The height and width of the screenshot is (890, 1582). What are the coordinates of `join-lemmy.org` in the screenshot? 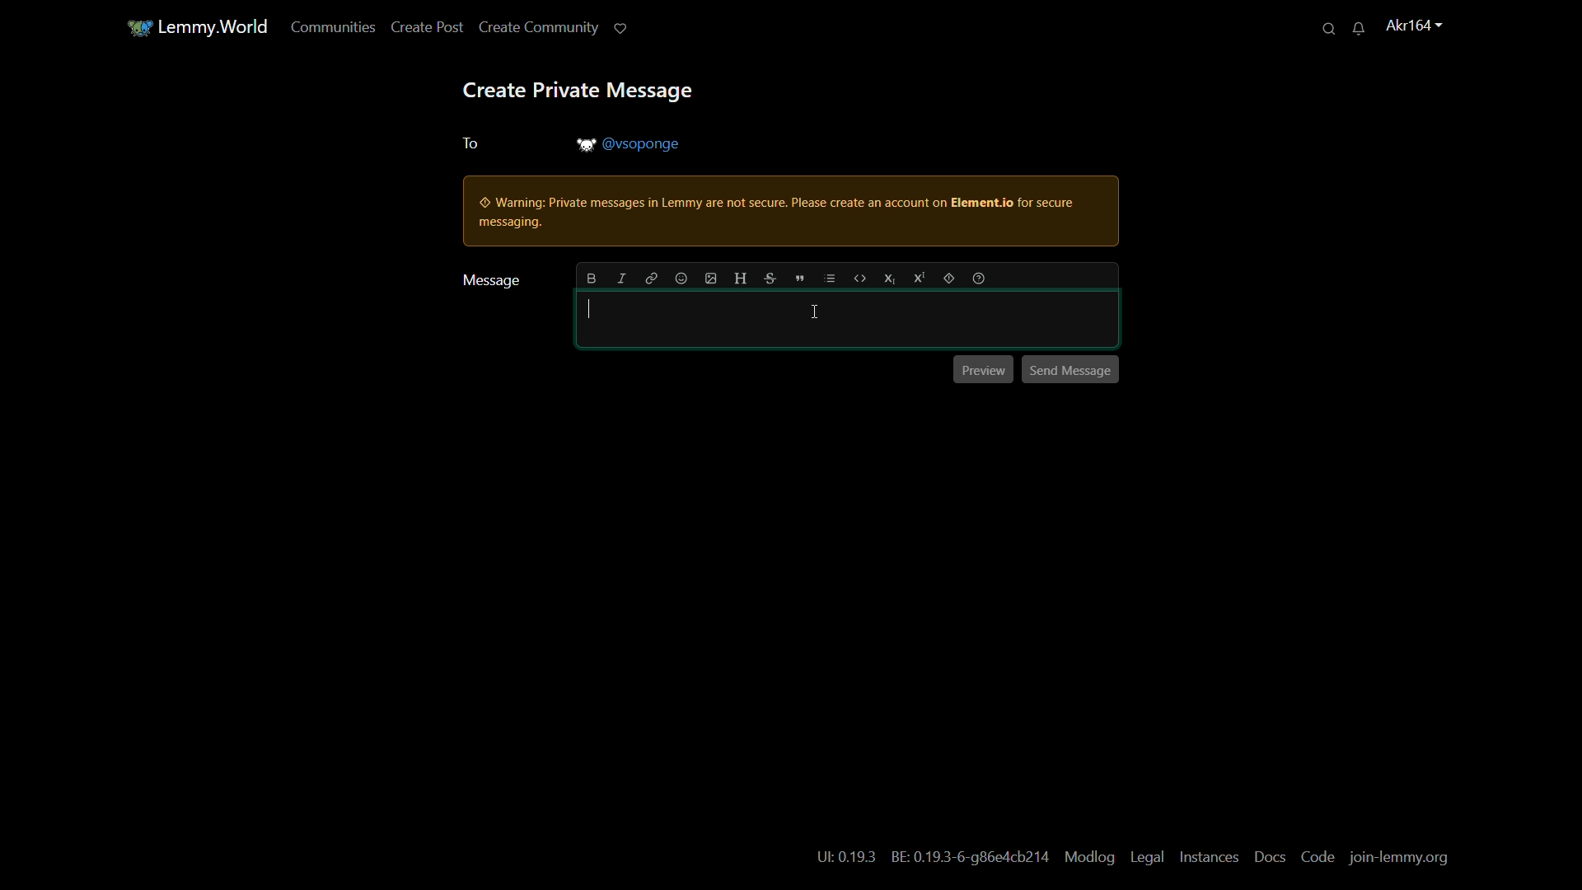 It's located at (1402, 860).